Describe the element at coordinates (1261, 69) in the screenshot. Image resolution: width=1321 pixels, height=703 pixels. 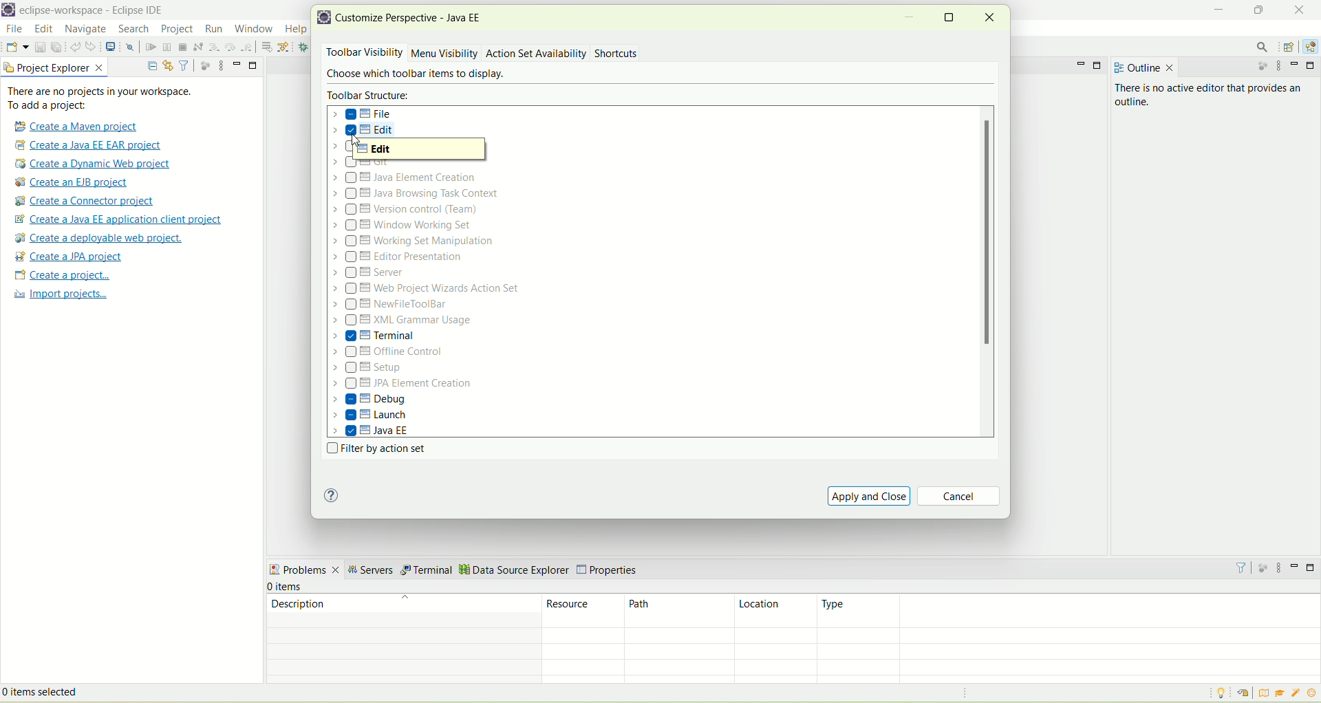
I see `focus on active task` at that location.